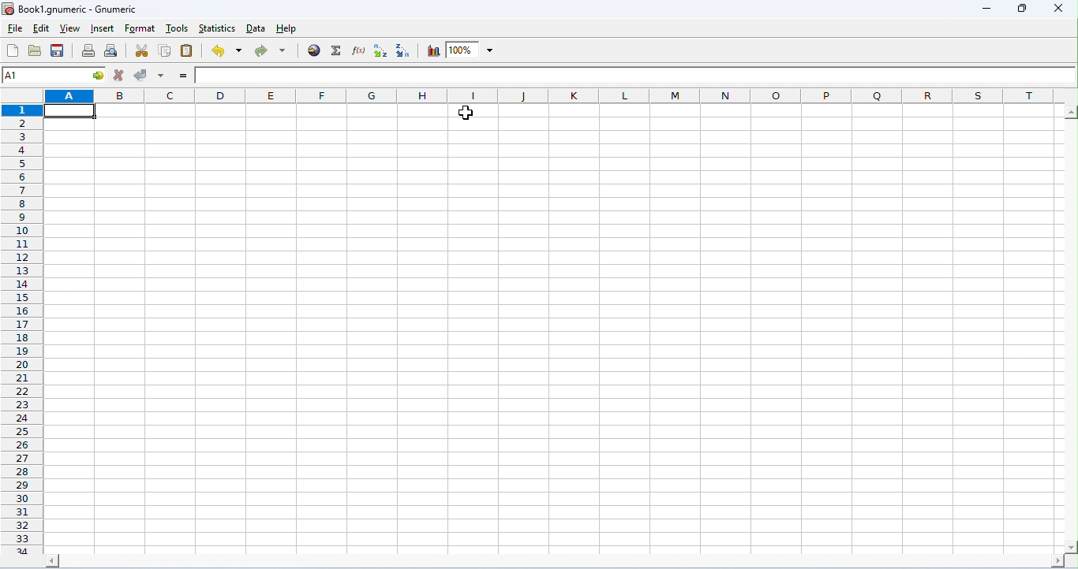  Describe the element at coordinates (72, 110) in the screenshot. I see `selected cell` at that location.